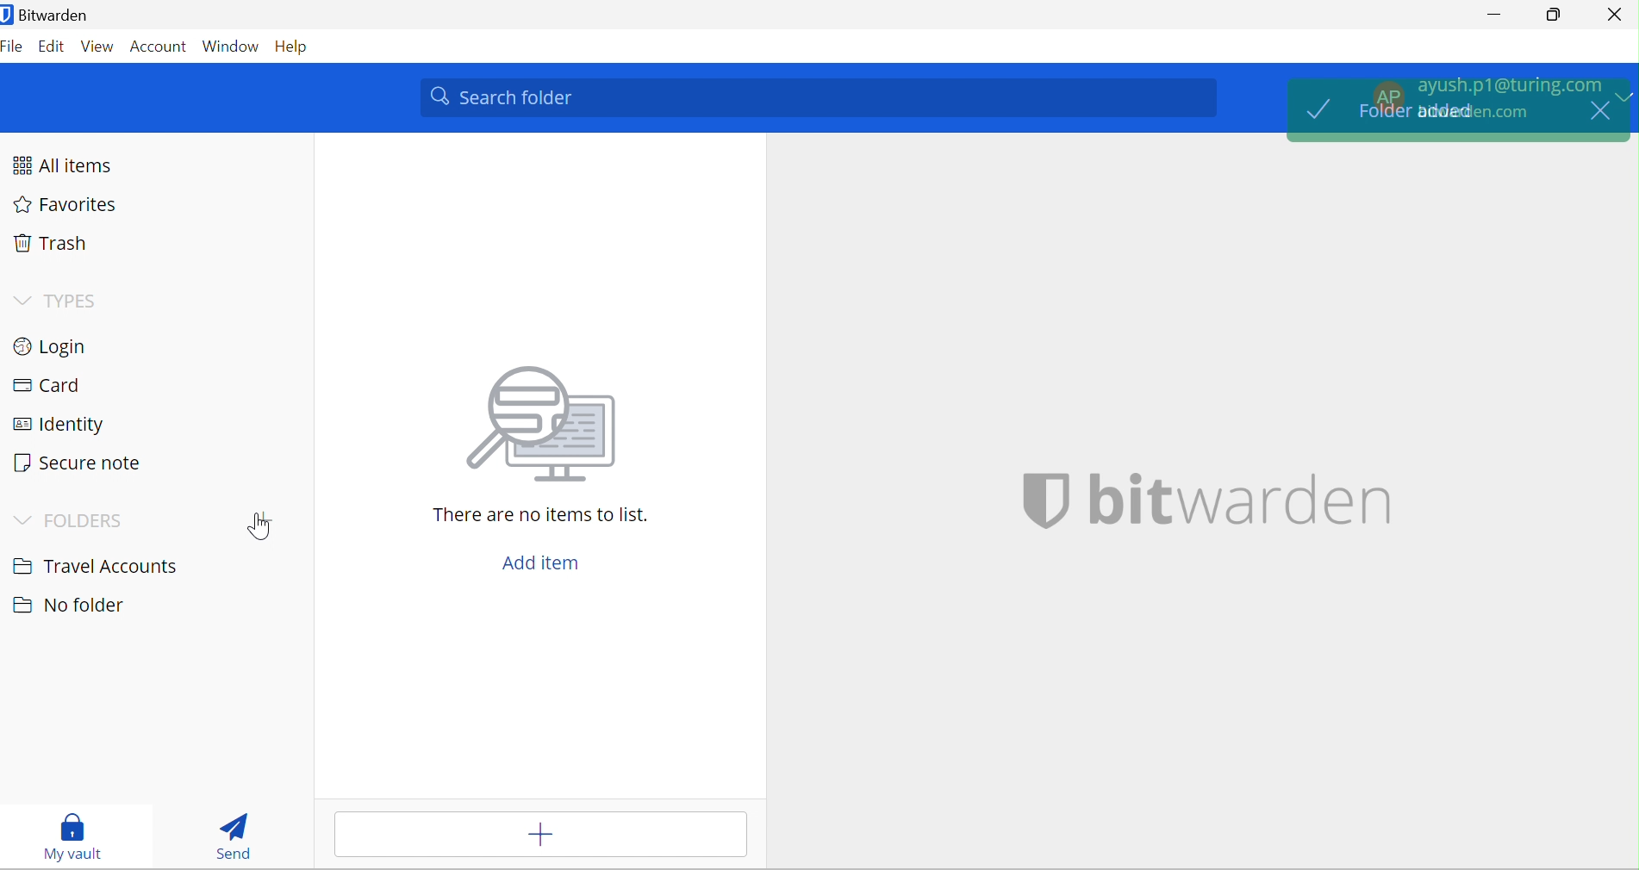 This screenshot has height=870, width=1639. Describe the element at coordinates (230, 45) in the screenshot. I see `Window` at that location.